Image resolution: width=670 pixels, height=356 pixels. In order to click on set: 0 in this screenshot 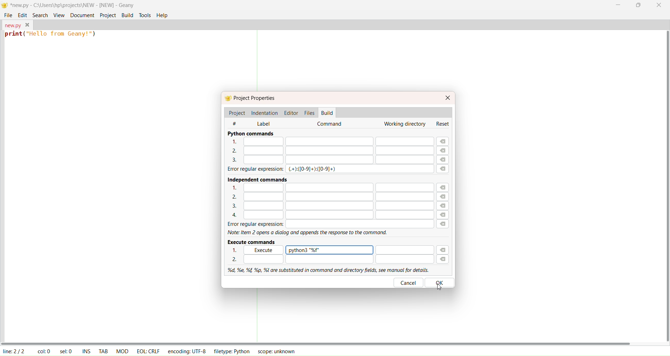, I will do `click(67, 351)`.